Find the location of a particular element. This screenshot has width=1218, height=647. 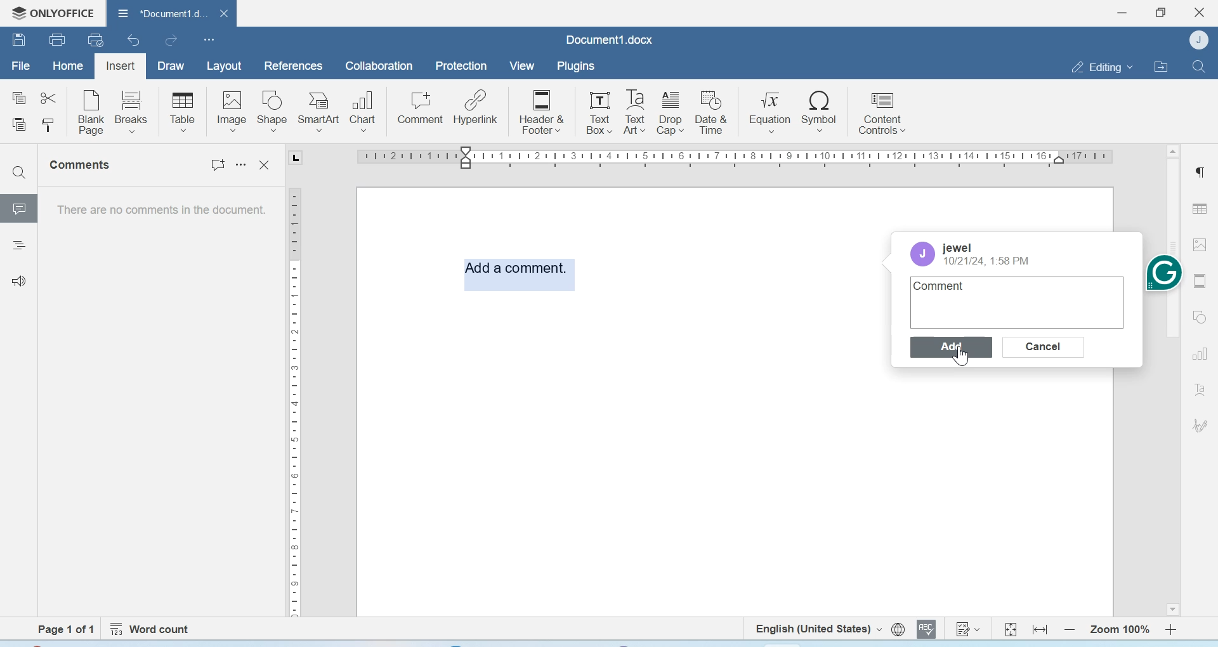

There are no comments in the document. is located at coordinates (160, 213).